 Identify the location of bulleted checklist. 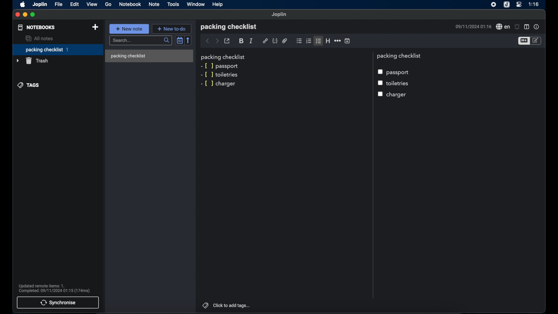
(318, 41).